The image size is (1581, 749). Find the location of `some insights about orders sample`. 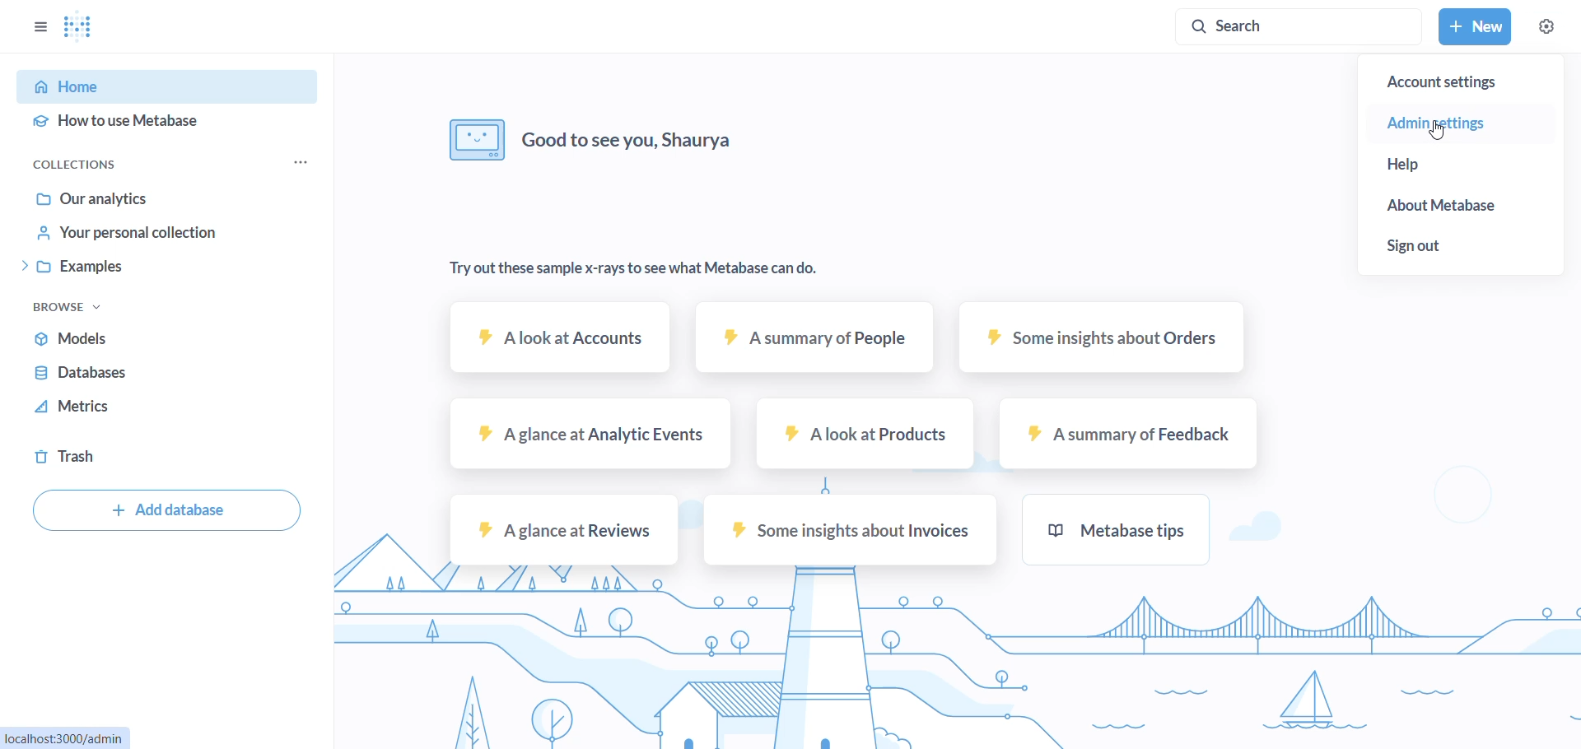

some insights about orders sample is located at coordinates (1108, 340).